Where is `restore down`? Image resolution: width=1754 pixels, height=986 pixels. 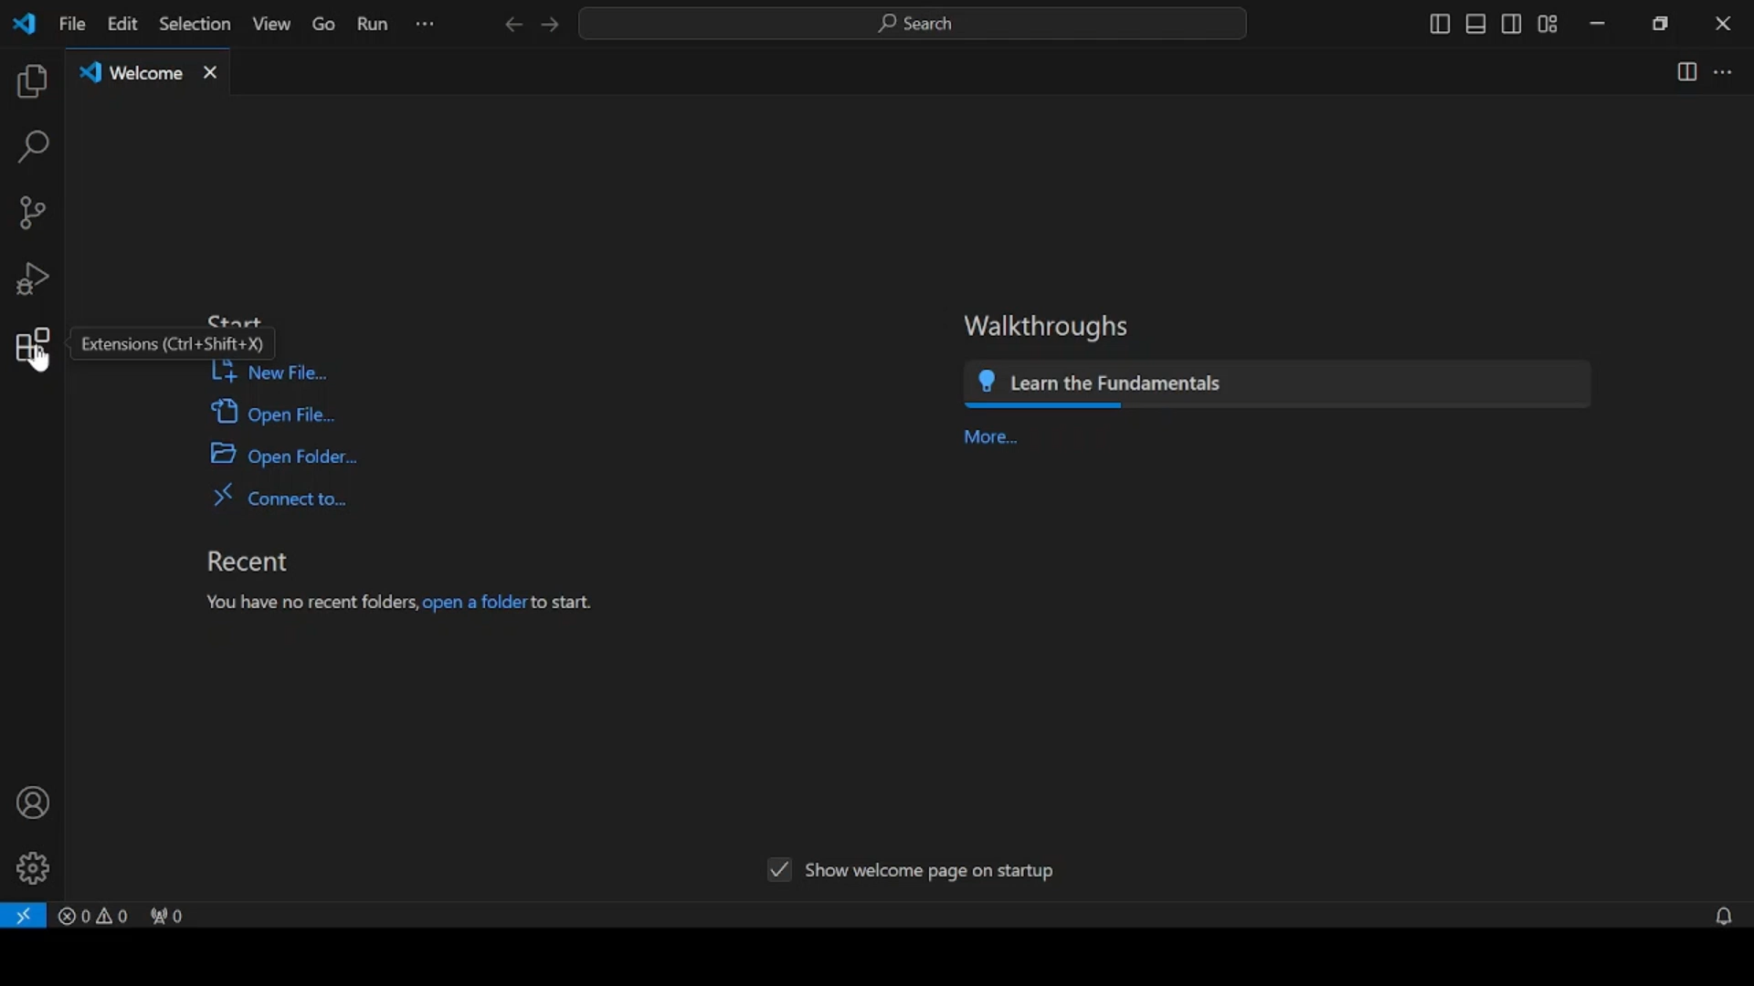 restore down is located at coordinates (1662, 25).